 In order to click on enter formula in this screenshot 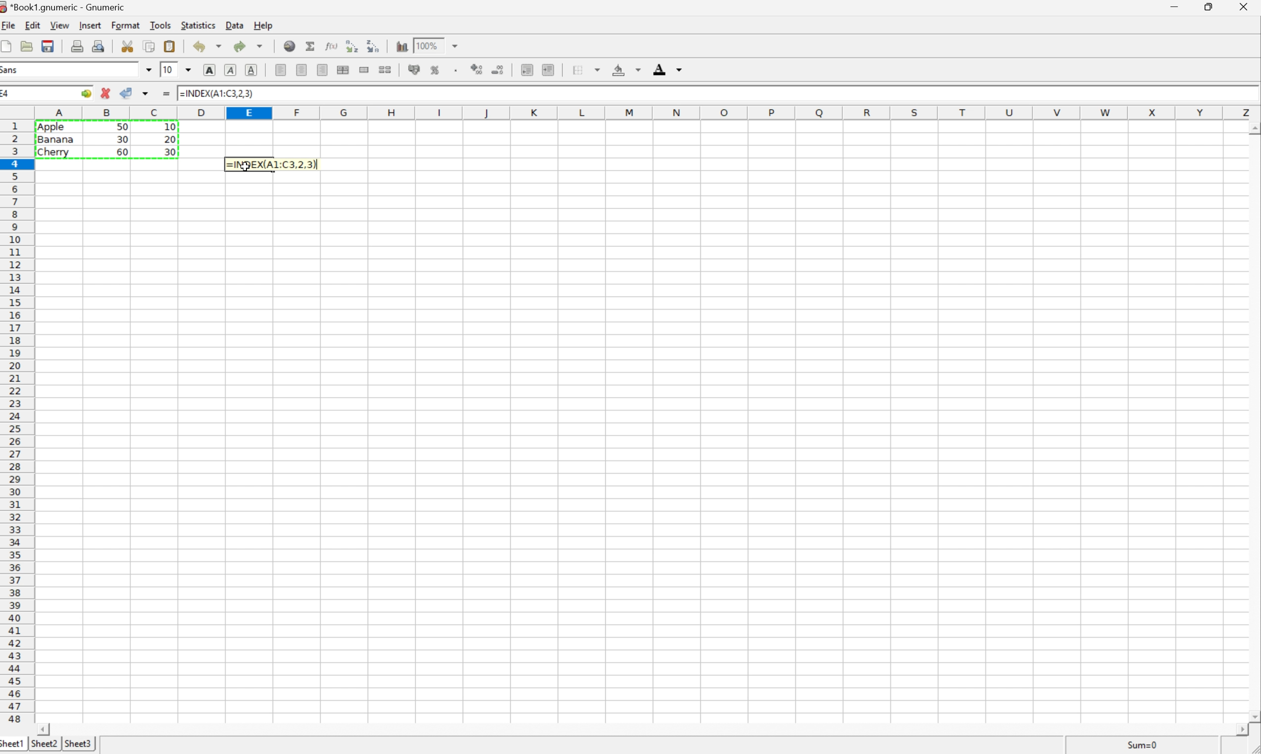, I will do `click(167, 93)`.